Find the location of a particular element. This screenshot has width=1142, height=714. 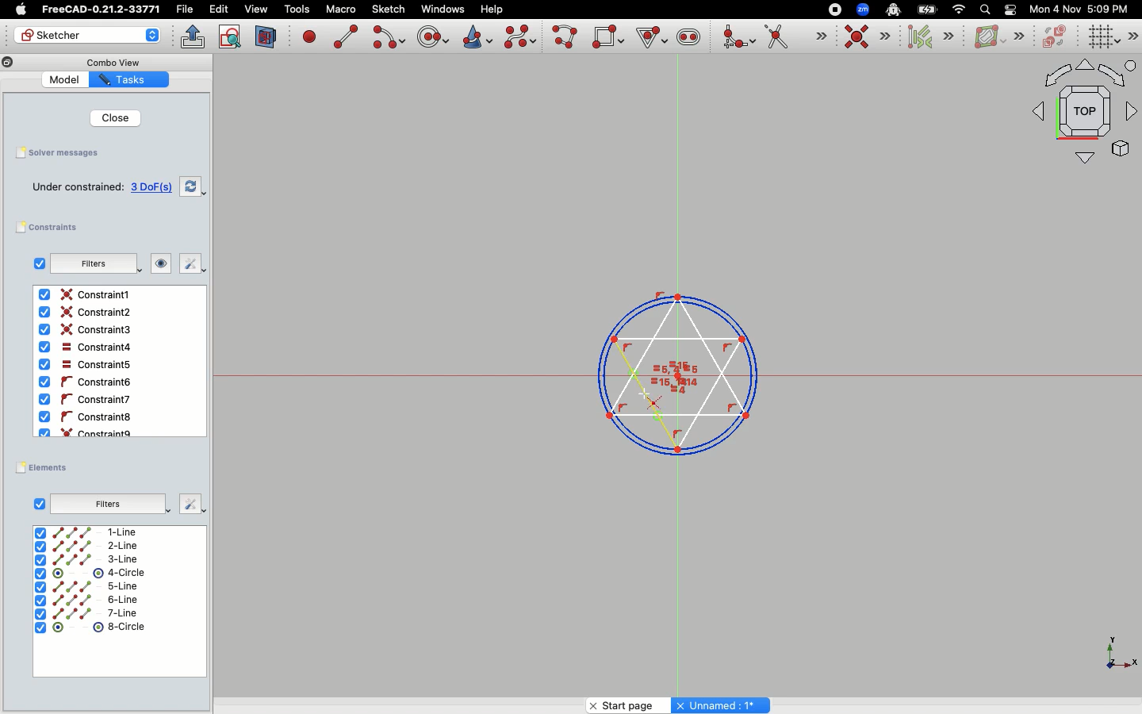

Constraint8 is located at coordinates (87, 417).